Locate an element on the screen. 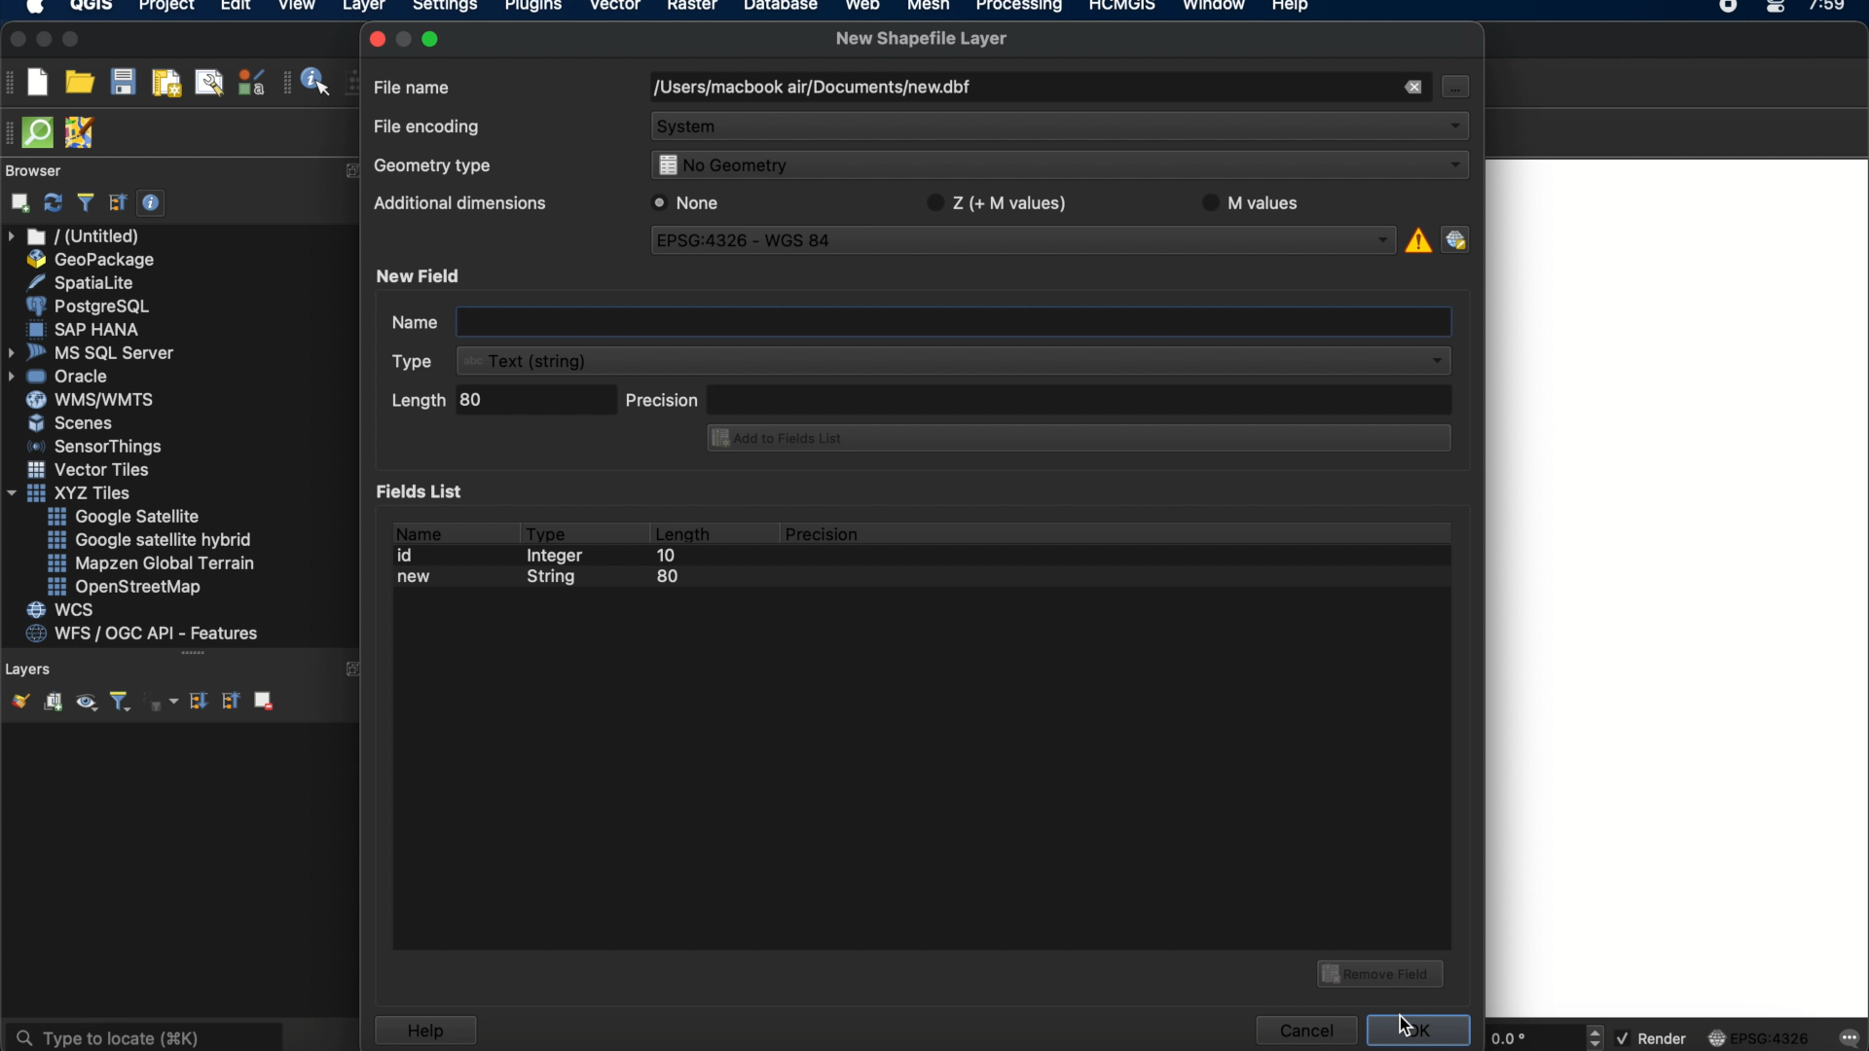 The image size is (1869, 1051). add selected layers is located at coordinates (17, 202).